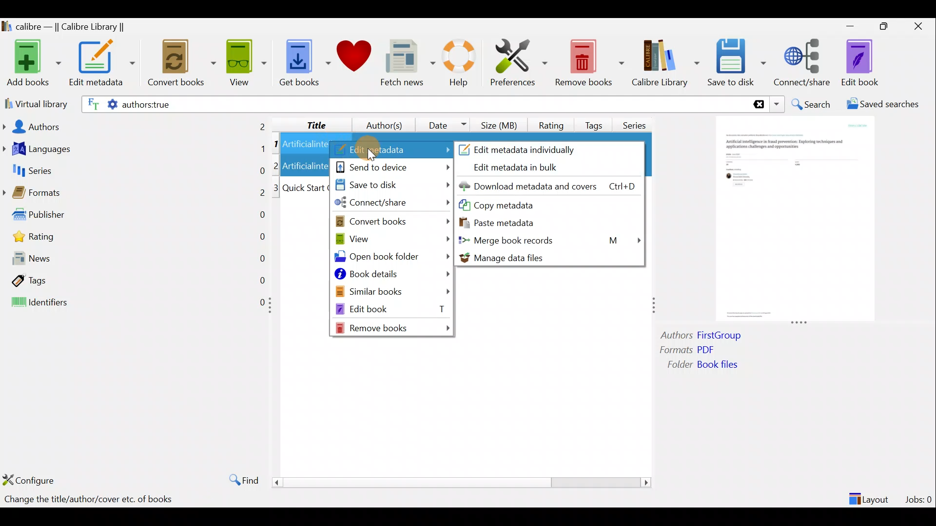  I want to click on Edit book, so click(391, 308).